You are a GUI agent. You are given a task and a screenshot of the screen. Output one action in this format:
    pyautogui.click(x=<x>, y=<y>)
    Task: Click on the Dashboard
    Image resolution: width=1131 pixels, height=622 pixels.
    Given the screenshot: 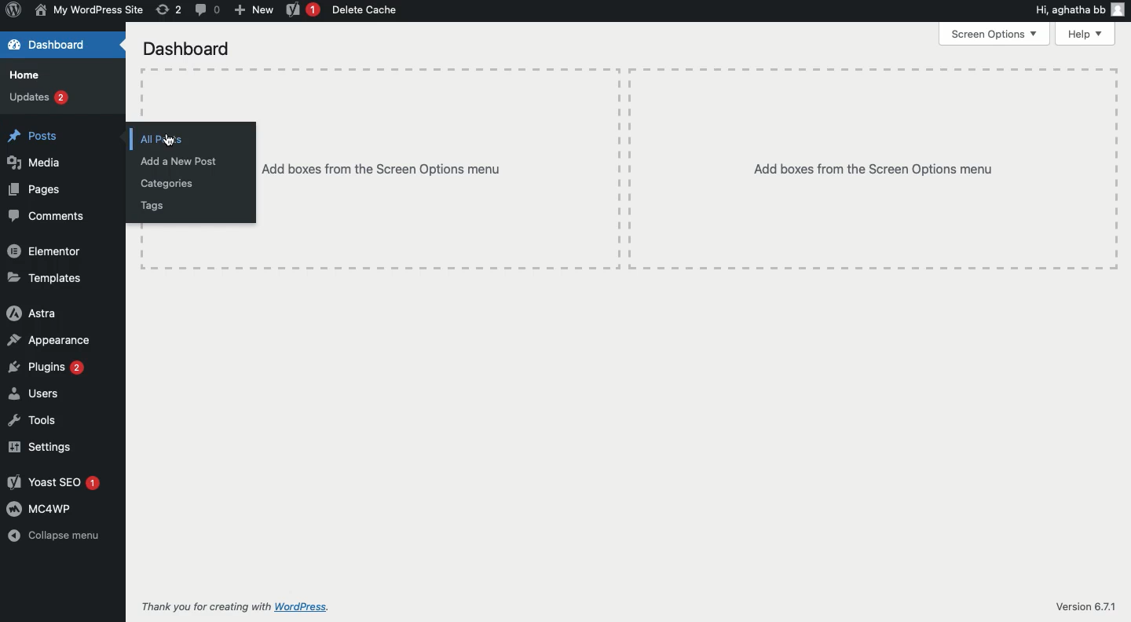 What is the action you would take?
    pyautogui.click(x=63, y=45)
    